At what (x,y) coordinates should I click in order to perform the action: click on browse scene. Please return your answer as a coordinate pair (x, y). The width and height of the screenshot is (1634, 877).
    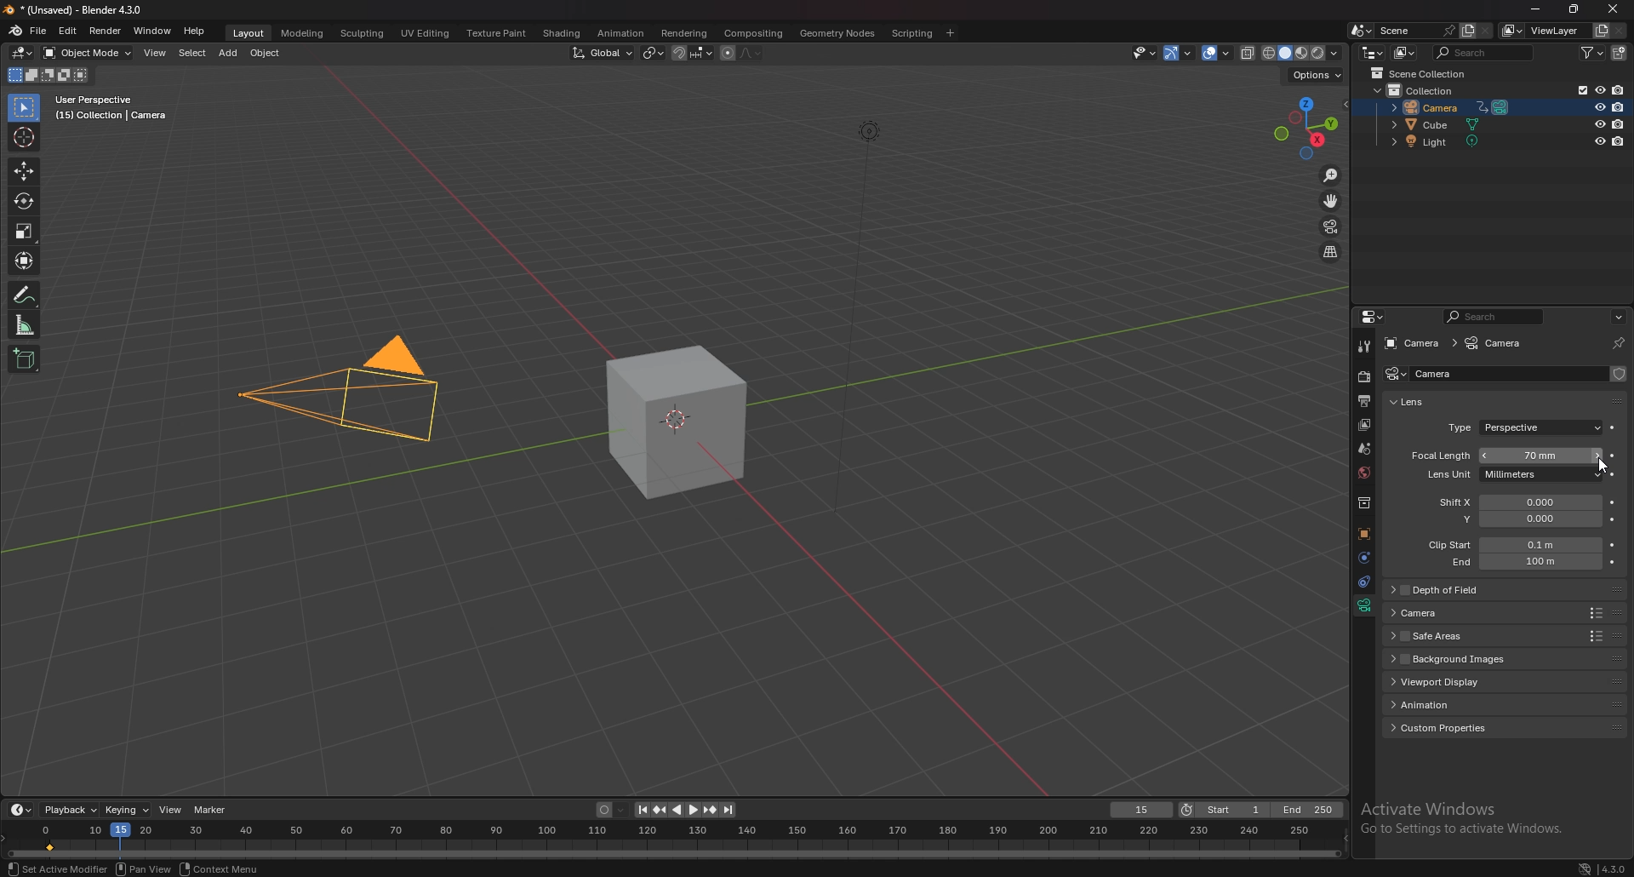
    Looking at the image, I should click on (1359, 31).